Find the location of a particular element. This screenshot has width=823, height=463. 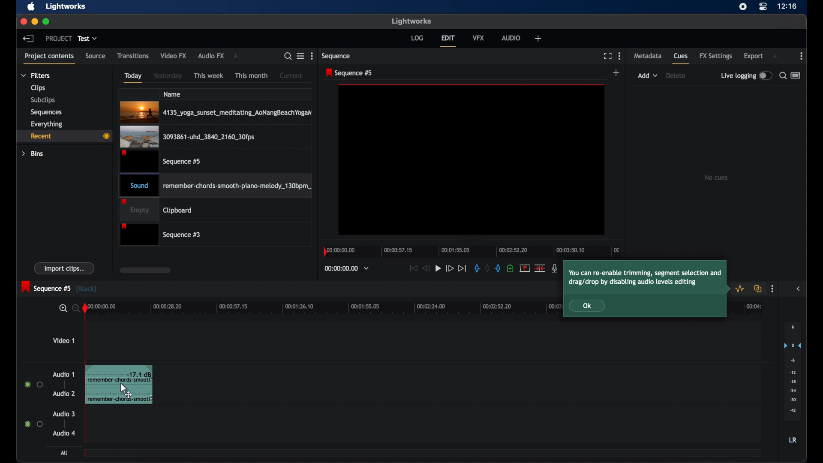

-17.1 db is located at coordinates (139, 375).